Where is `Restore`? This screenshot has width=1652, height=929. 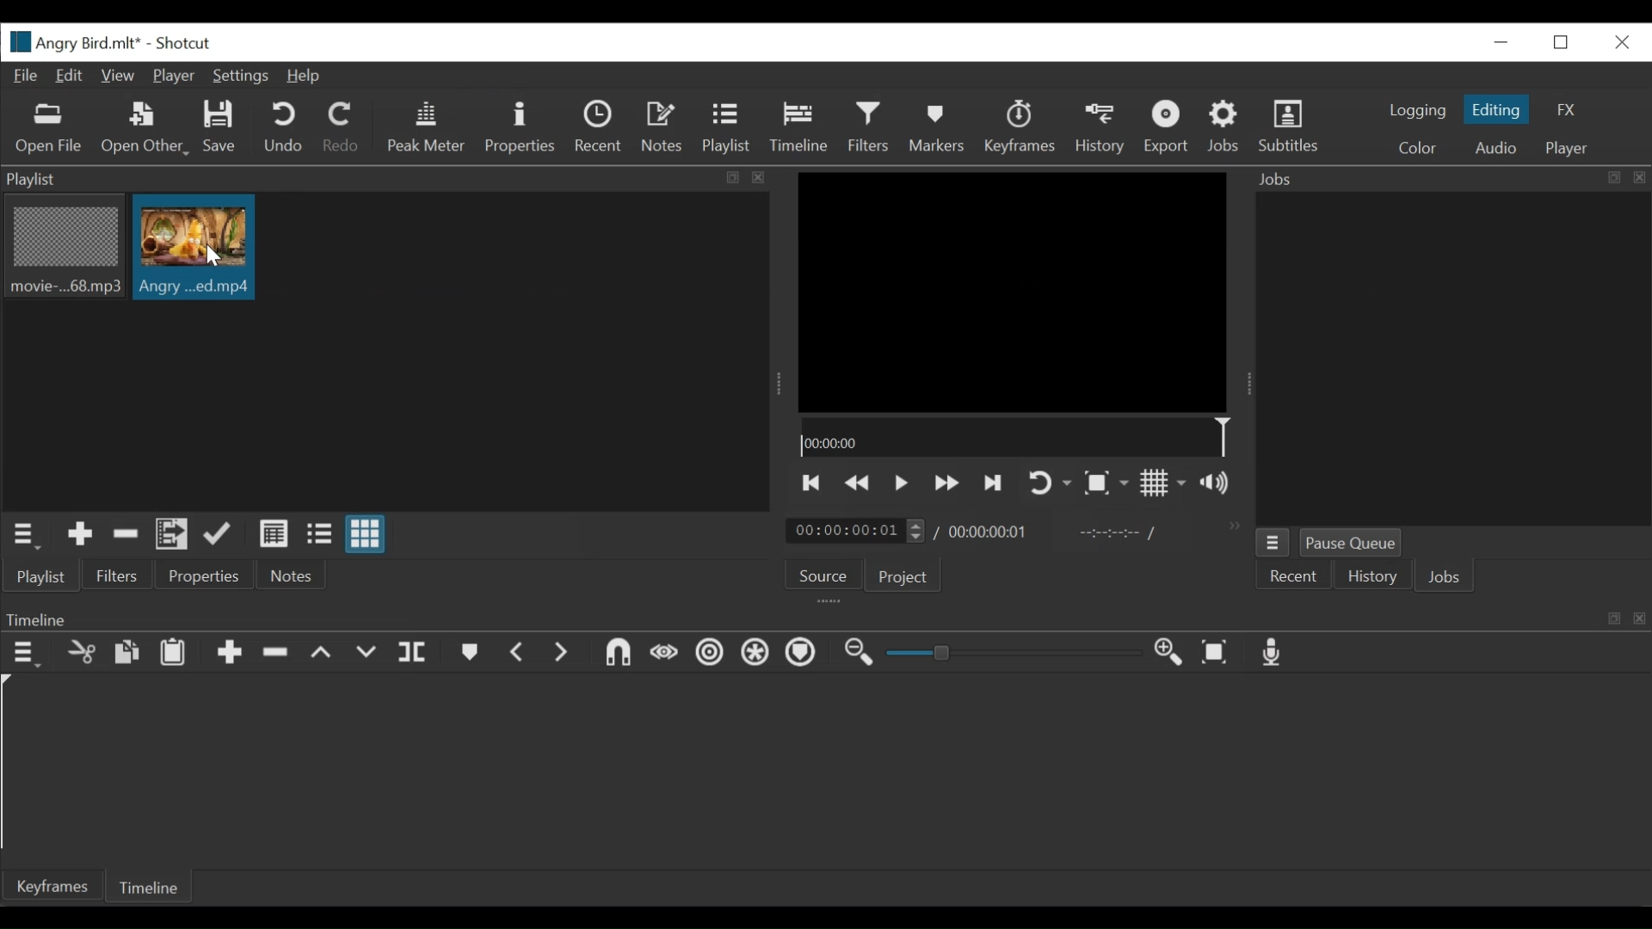 Restore is located at coordinates (1560, 42).